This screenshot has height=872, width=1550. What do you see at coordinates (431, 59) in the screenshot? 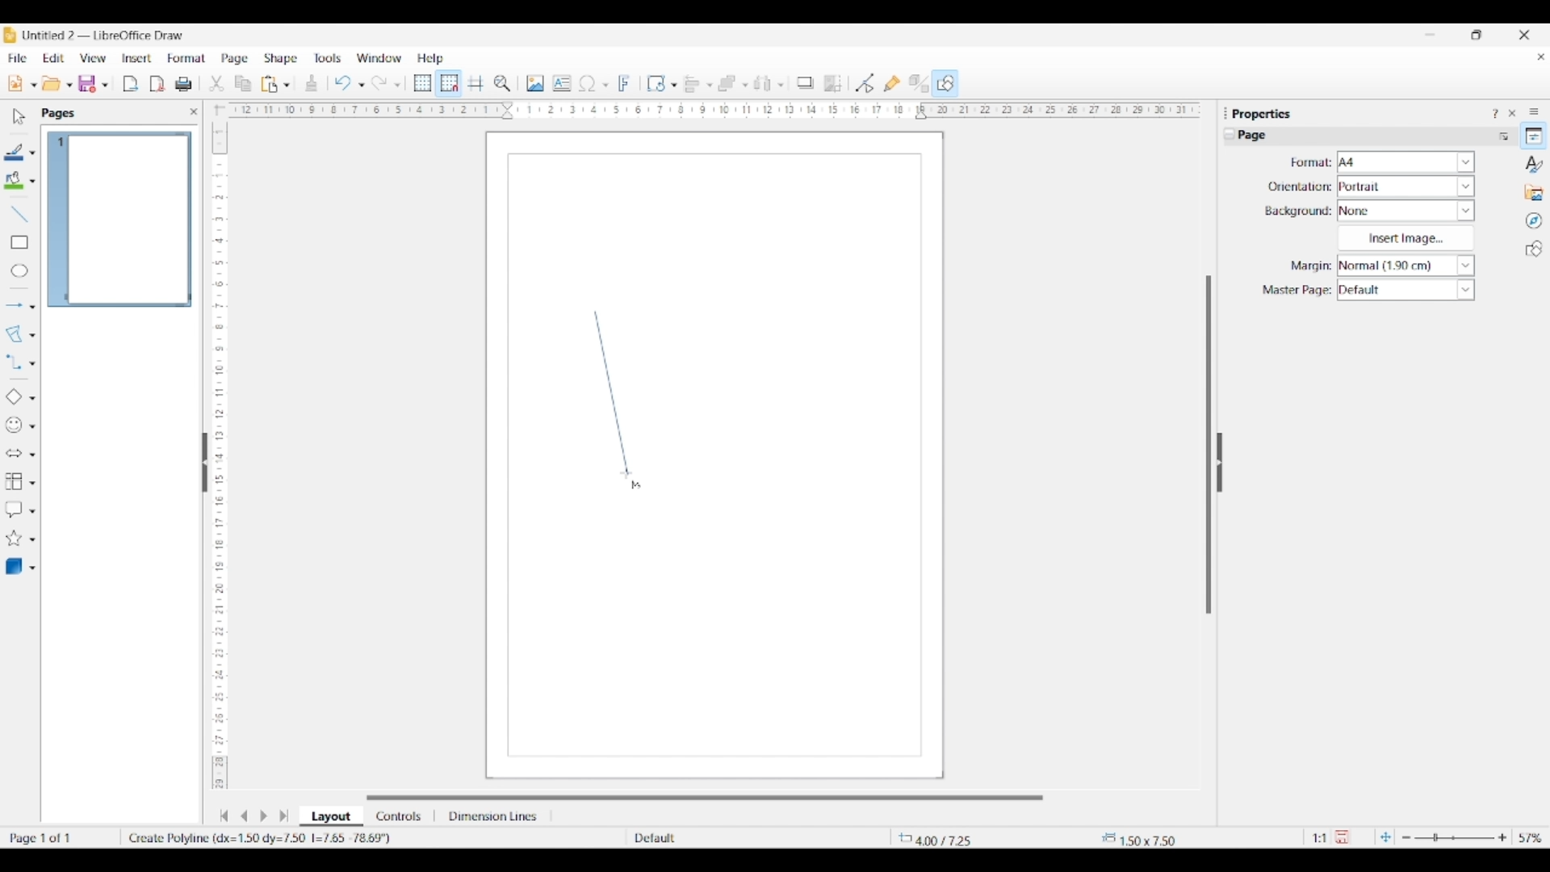
I see `Help` at bounding box center [431, 59].